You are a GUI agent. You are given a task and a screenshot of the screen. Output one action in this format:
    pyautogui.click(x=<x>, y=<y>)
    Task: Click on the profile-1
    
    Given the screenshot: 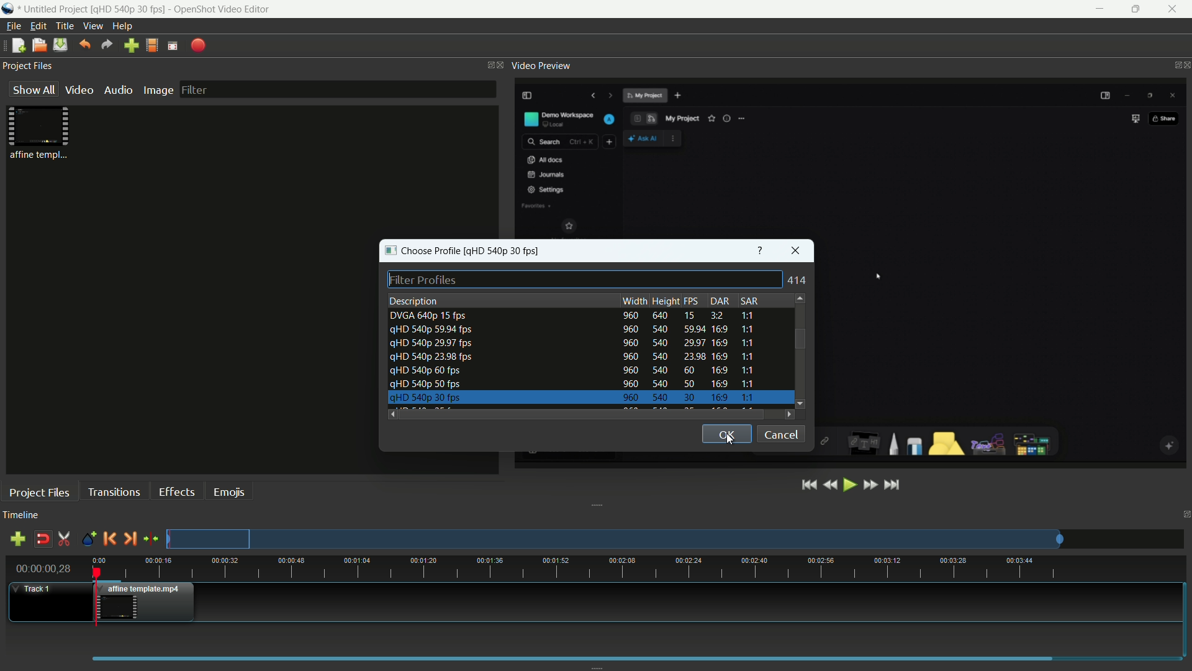 What is the action you would take?
    pyautogui.click(x=573, y=316)
    